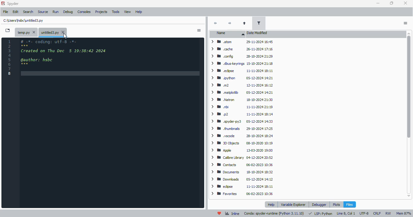 The width and height of the screenshot is (413, 217). Describe the element at coordinates (56, 12) in the screenshot. I see `run` at that location.